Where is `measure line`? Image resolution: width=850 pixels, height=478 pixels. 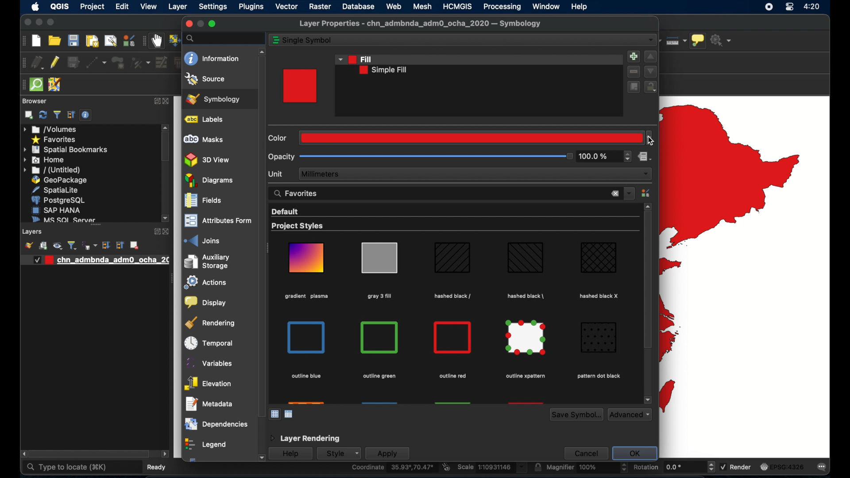 measure line is located at coordinates (676, 40).